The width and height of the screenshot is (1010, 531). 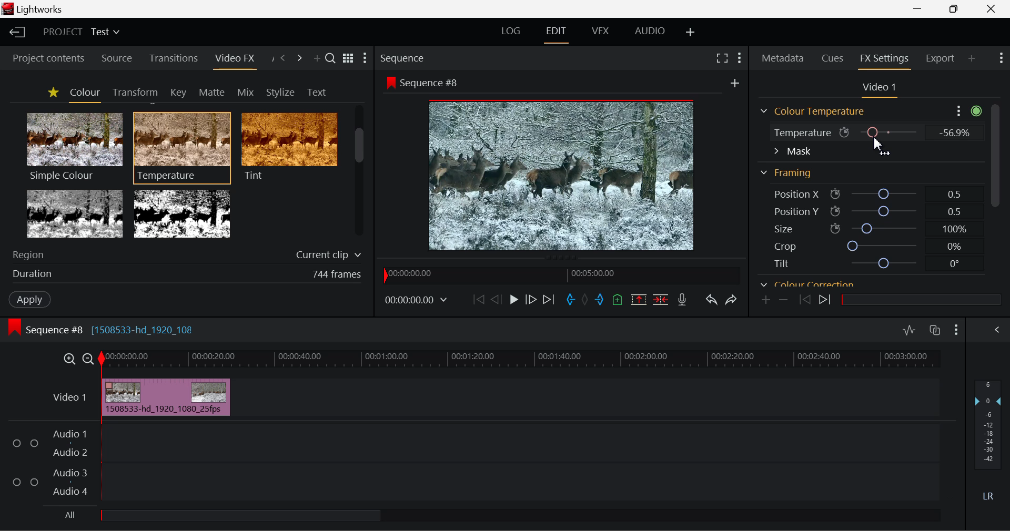 I want to click on Colour Temperature, so click(x=815, y=111).